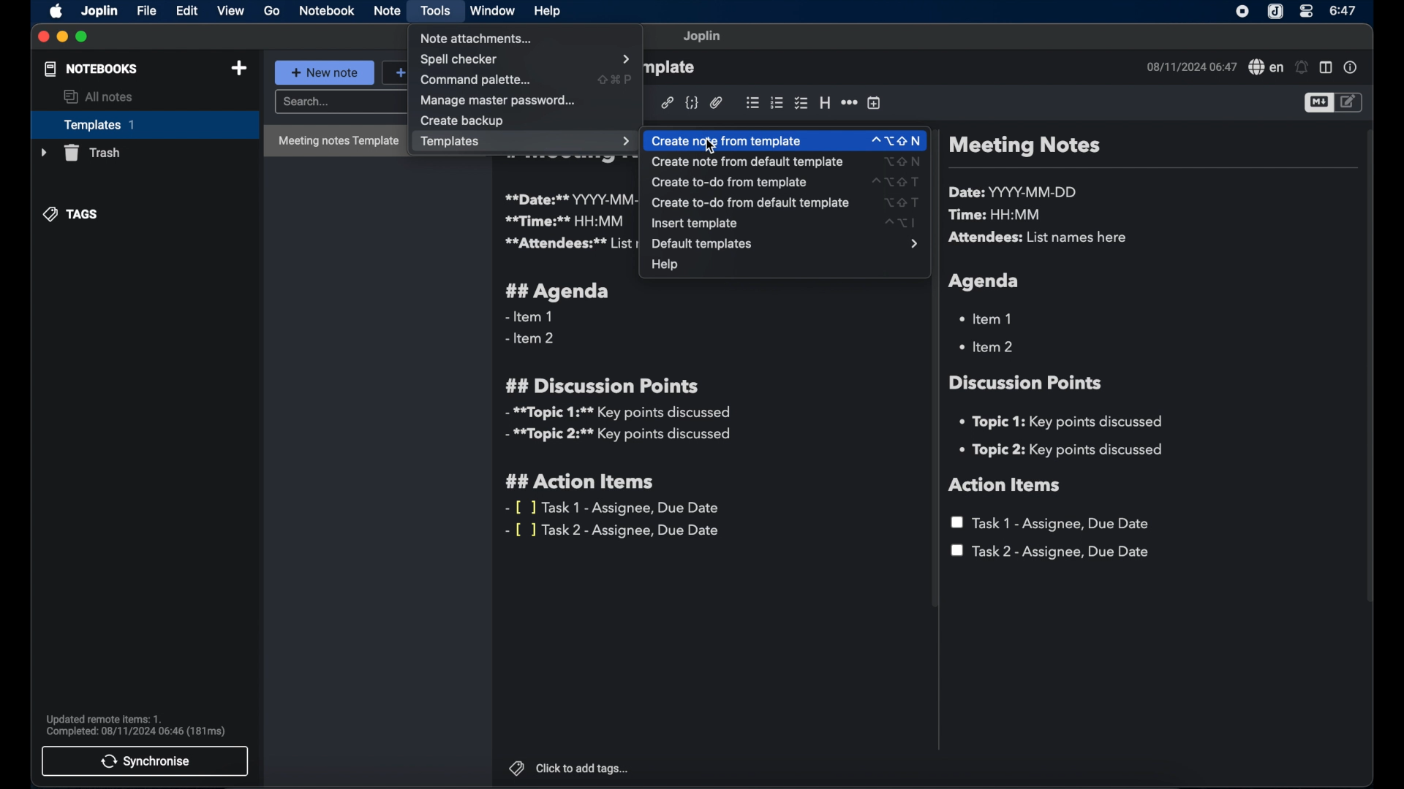 The width and height of the screenshot is (1404, 789). What do you see at coordinates (998, 216) in the screenshot?
I see `time: HH:MM` at bounding box center [998, 216].